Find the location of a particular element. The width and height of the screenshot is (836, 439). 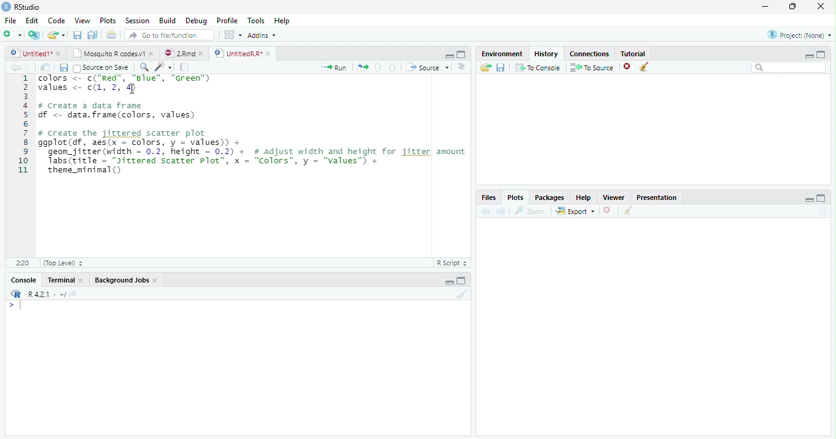

Maximize is located at coordinates (821, 198).